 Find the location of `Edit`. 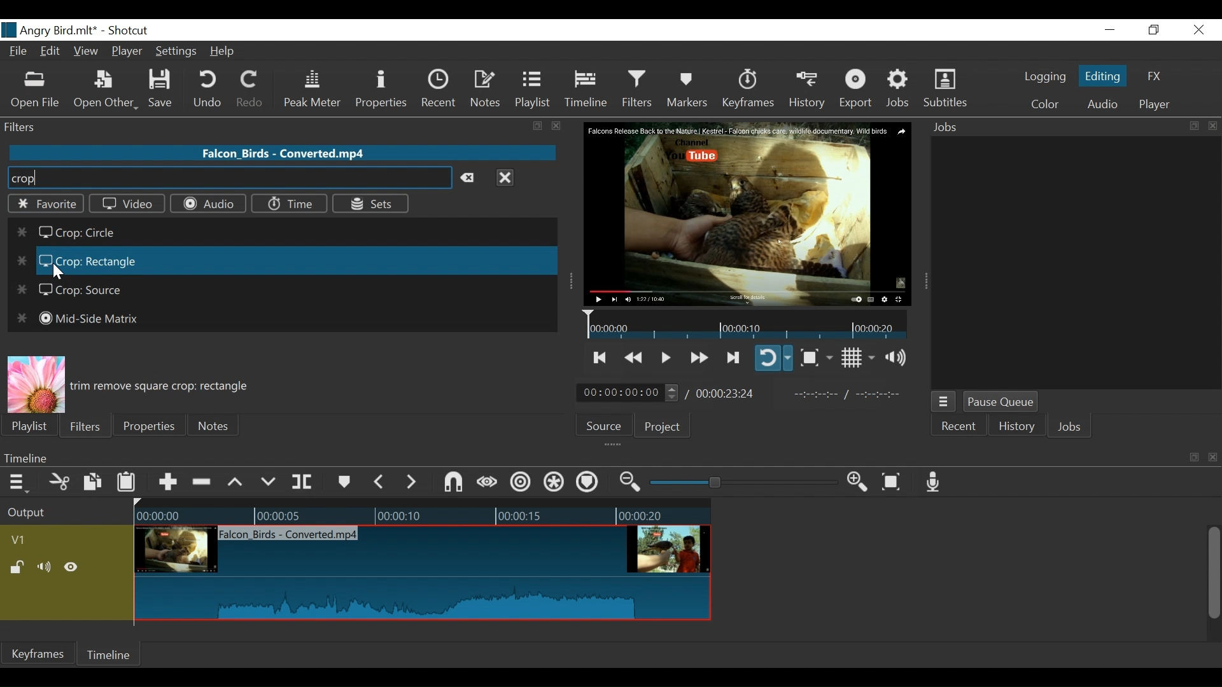

Edit is located at coordinates (52, 52).